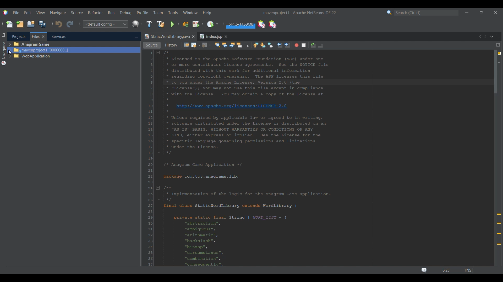 The height and width of the screenshot is (282, 503). I want to click on Start macro recording, so click(297, 45).